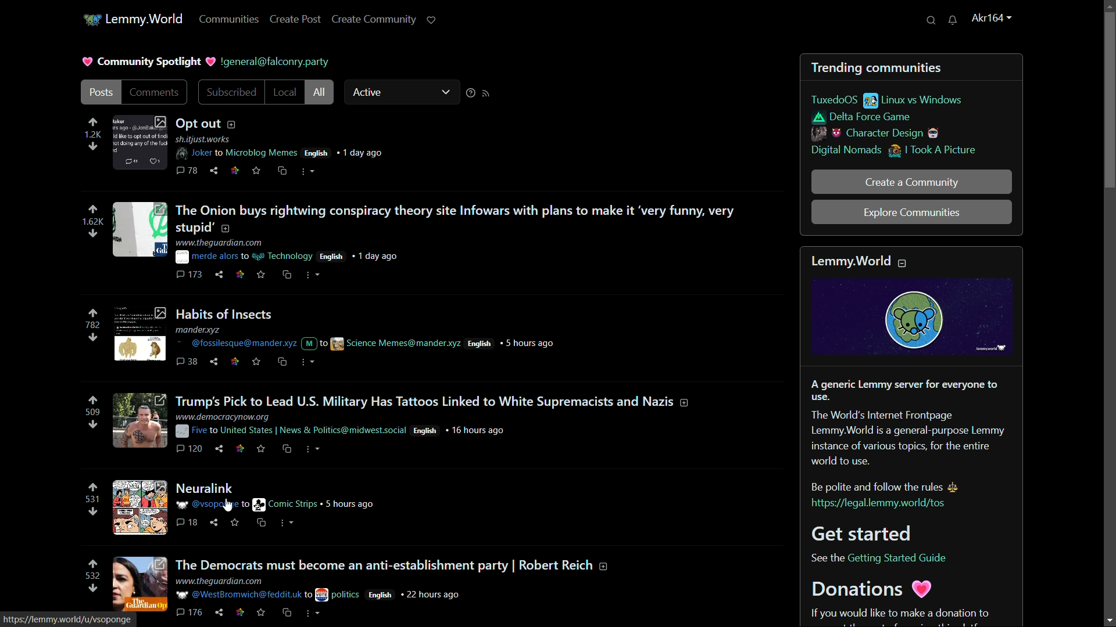 This screenshot has width=1116, height=627. I want to click on create a community, so click(911, 183).